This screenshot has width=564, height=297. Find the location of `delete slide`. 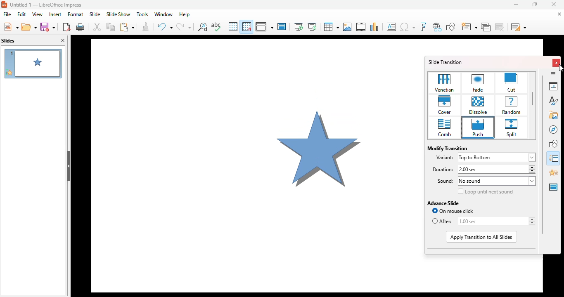

delete slide is located at coordinates (500, 27).